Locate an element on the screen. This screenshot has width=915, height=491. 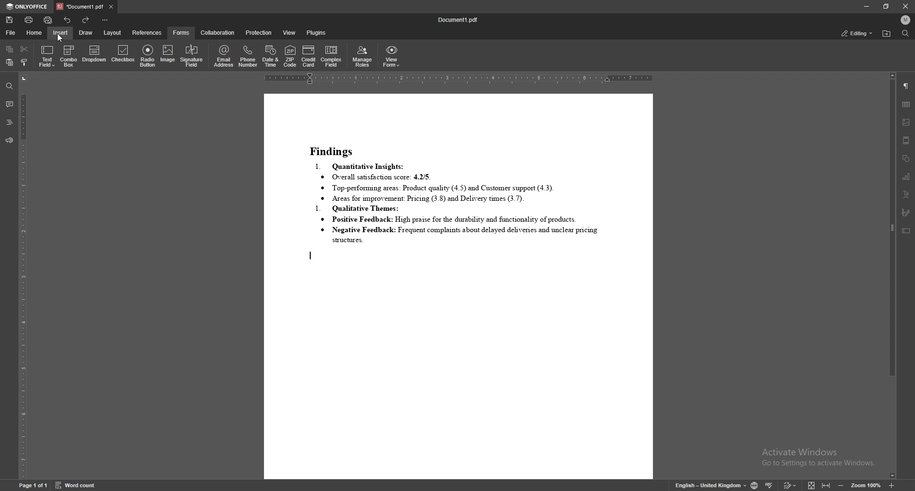
spell check is located at coordinates (770, 485).